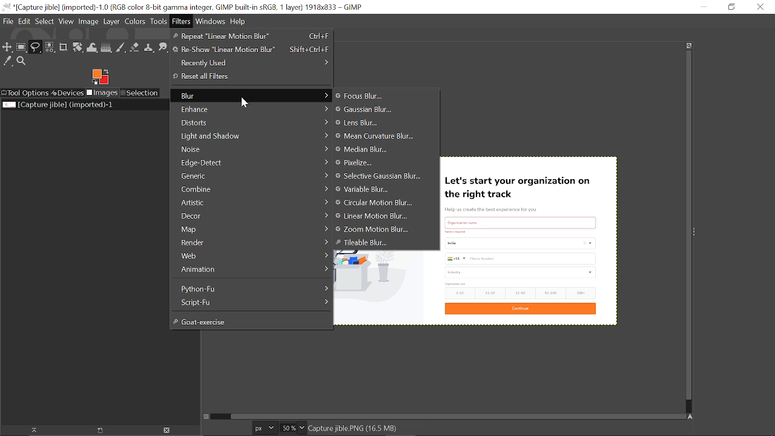 The height and width of the screenshot is (436, 775). I want to click on Enhance, so click(252, 108).